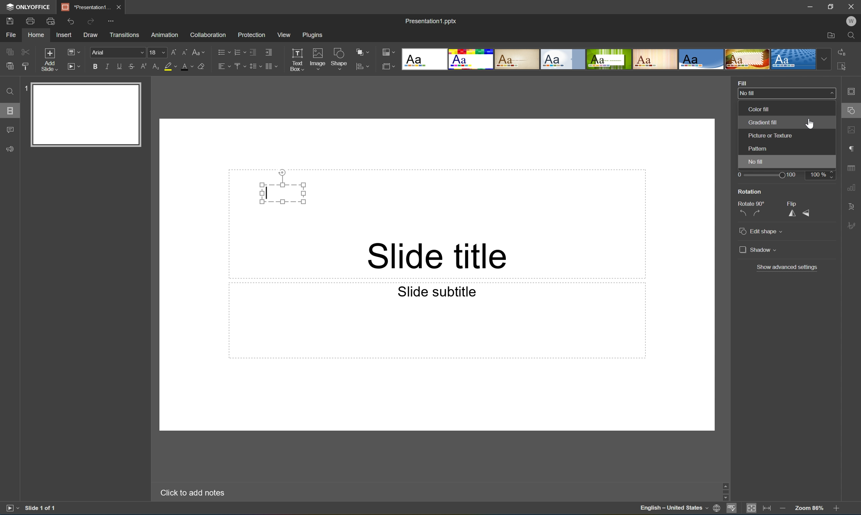  I want to click on 100%, so click(822, 174).